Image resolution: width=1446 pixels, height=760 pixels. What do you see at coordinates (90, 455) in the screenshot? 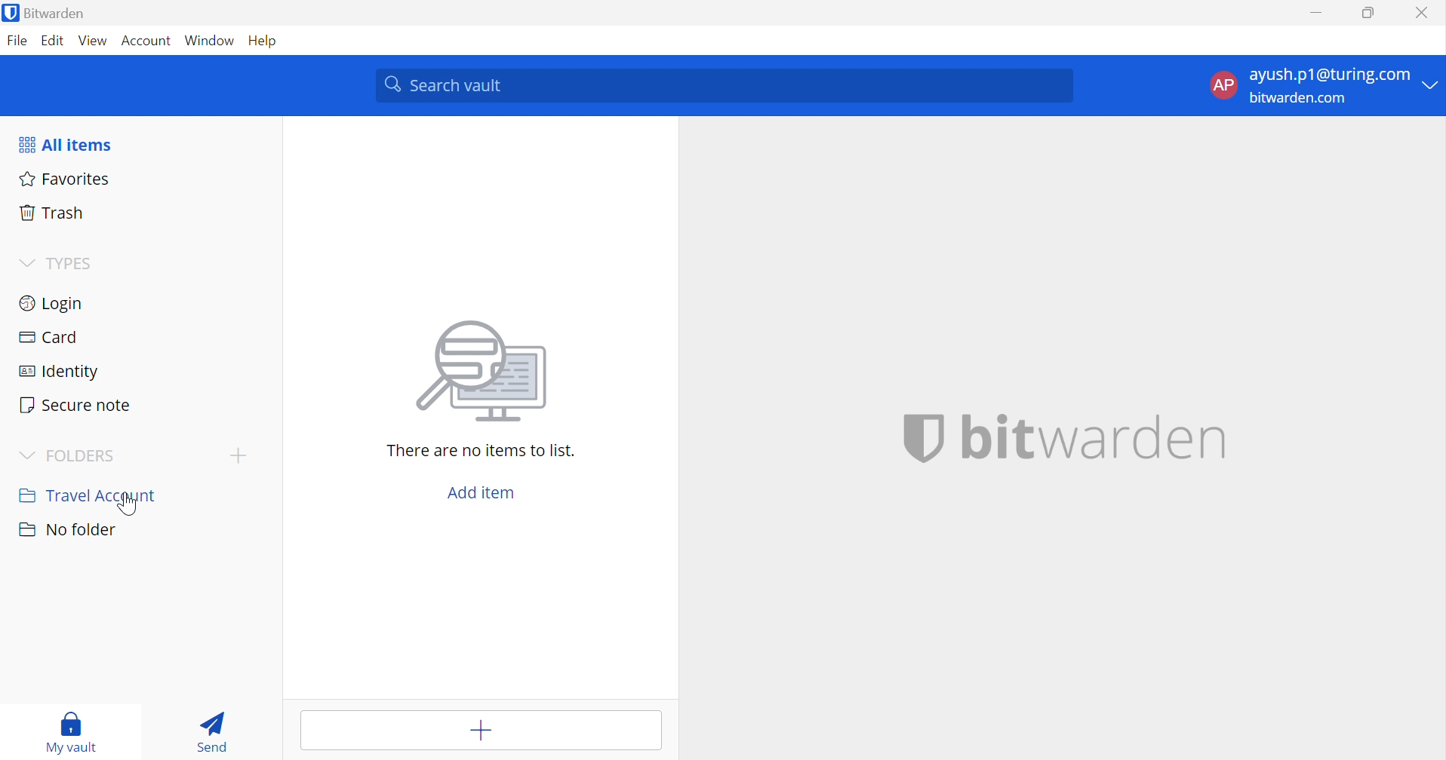
I see `FOLDERS` at bounding box center [90, 455].